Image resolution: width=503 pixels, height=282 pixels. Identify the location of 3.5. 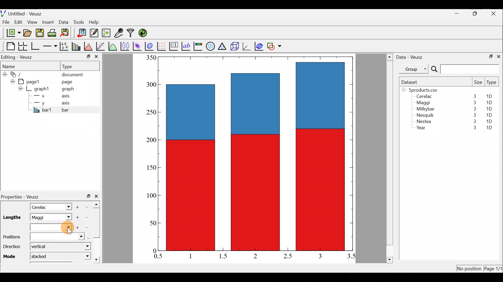
(352, 257).